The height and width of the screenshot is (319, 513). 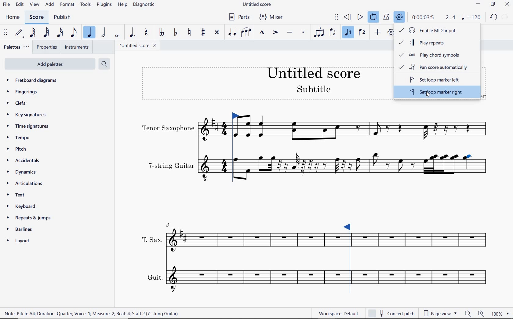 I want to click on INSTRUMENT: GUIT, so click(x=429, y=278).